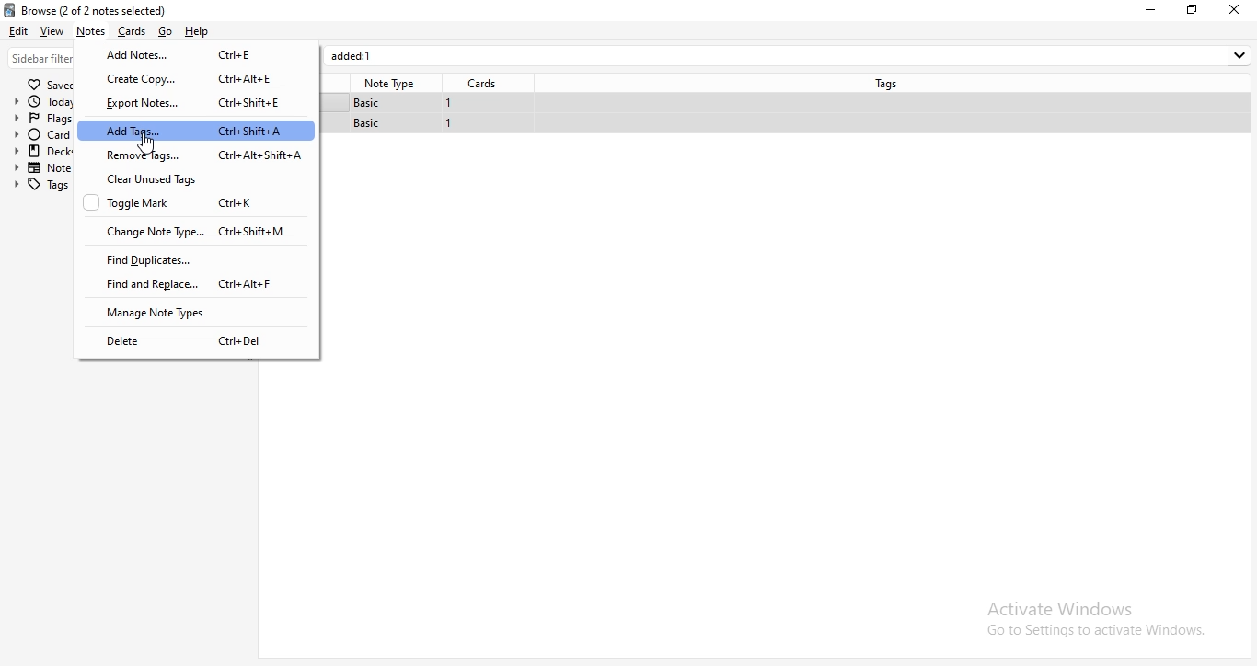  Describe the element at coordinates (449, 103) in the screenshot. I see `1` at that location.